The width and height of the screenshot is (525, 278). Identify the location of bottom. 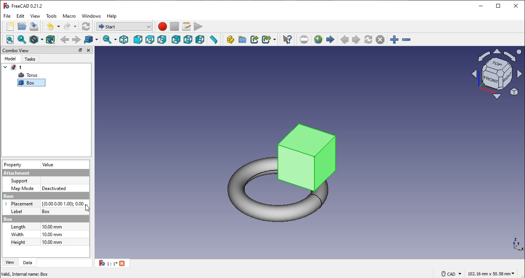
(187, 40).